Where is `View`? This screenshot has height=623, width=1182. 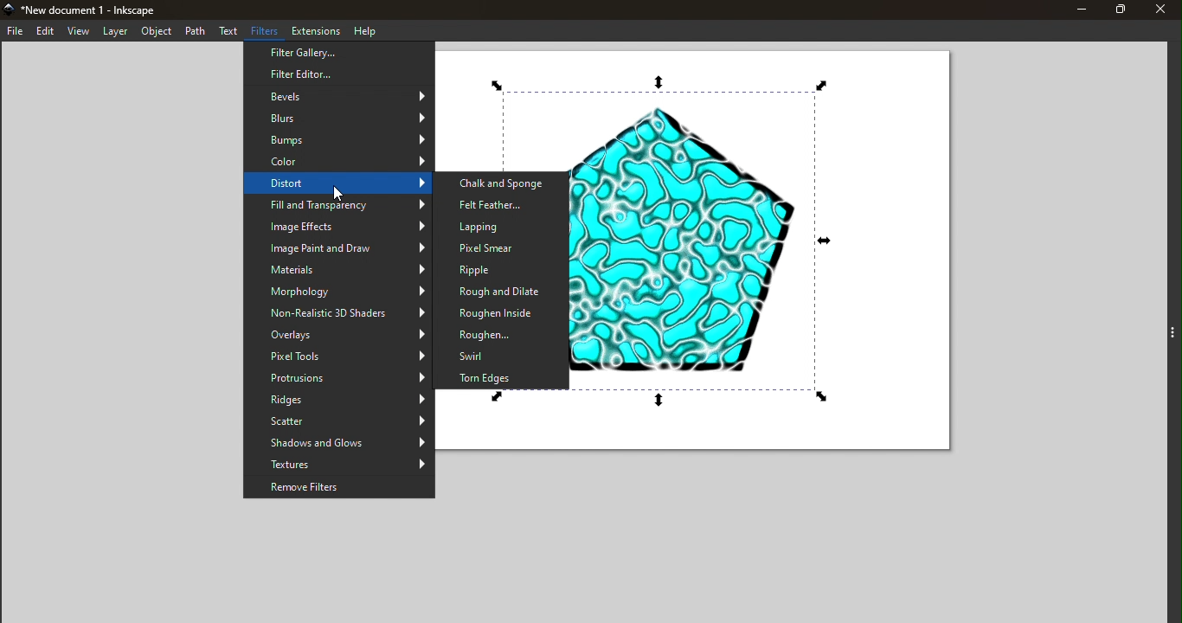
View is located at coordinates (79, 32).